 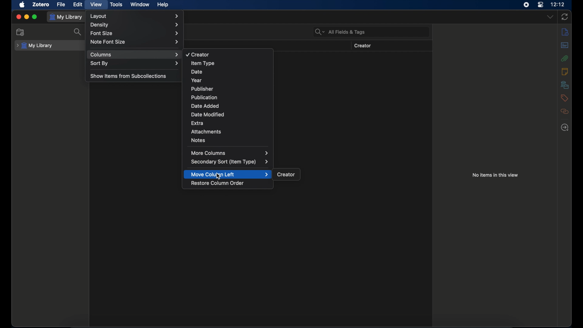 What do you see at coordinates (197, 55) in the screenshot?
I see `creator` at bounding box center [197, 55].